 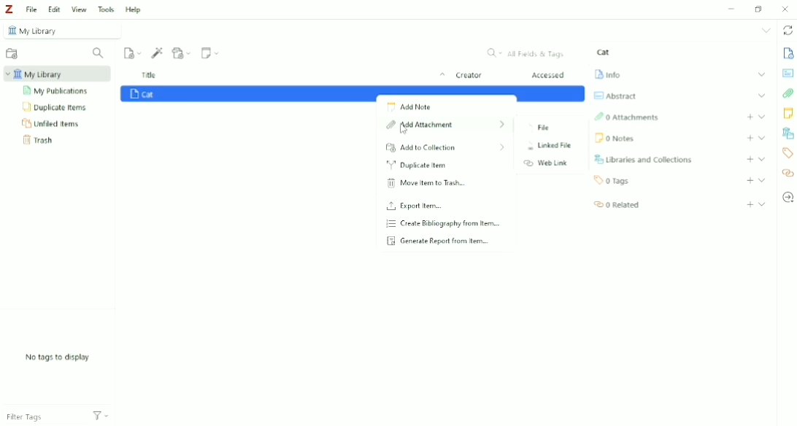 What do you see at coordinates (182, 53) in the screenshot?
I see `Add Attachment` at bounding box center [182, 53].